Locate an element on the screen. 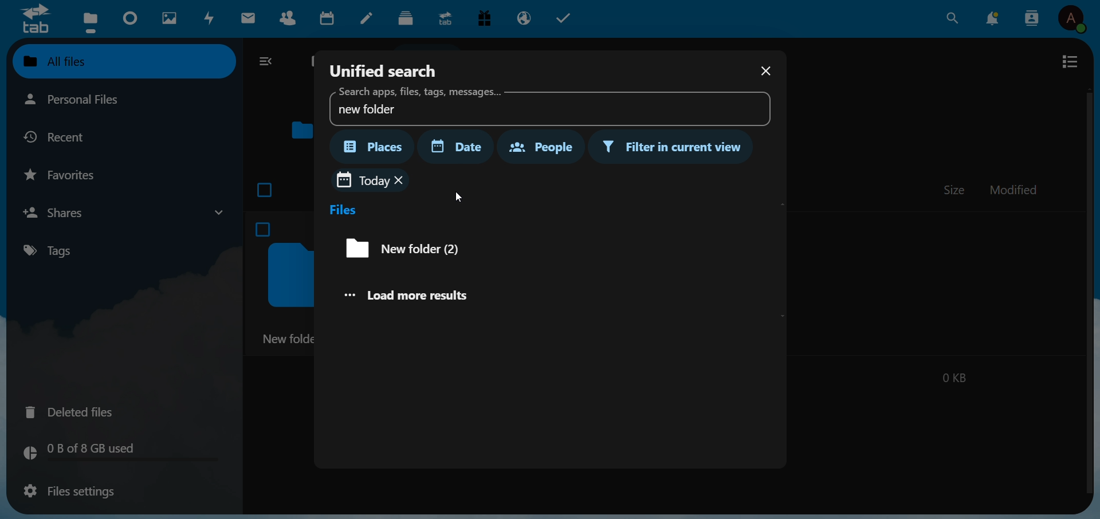  free trial is located at coordinates (488, 19).